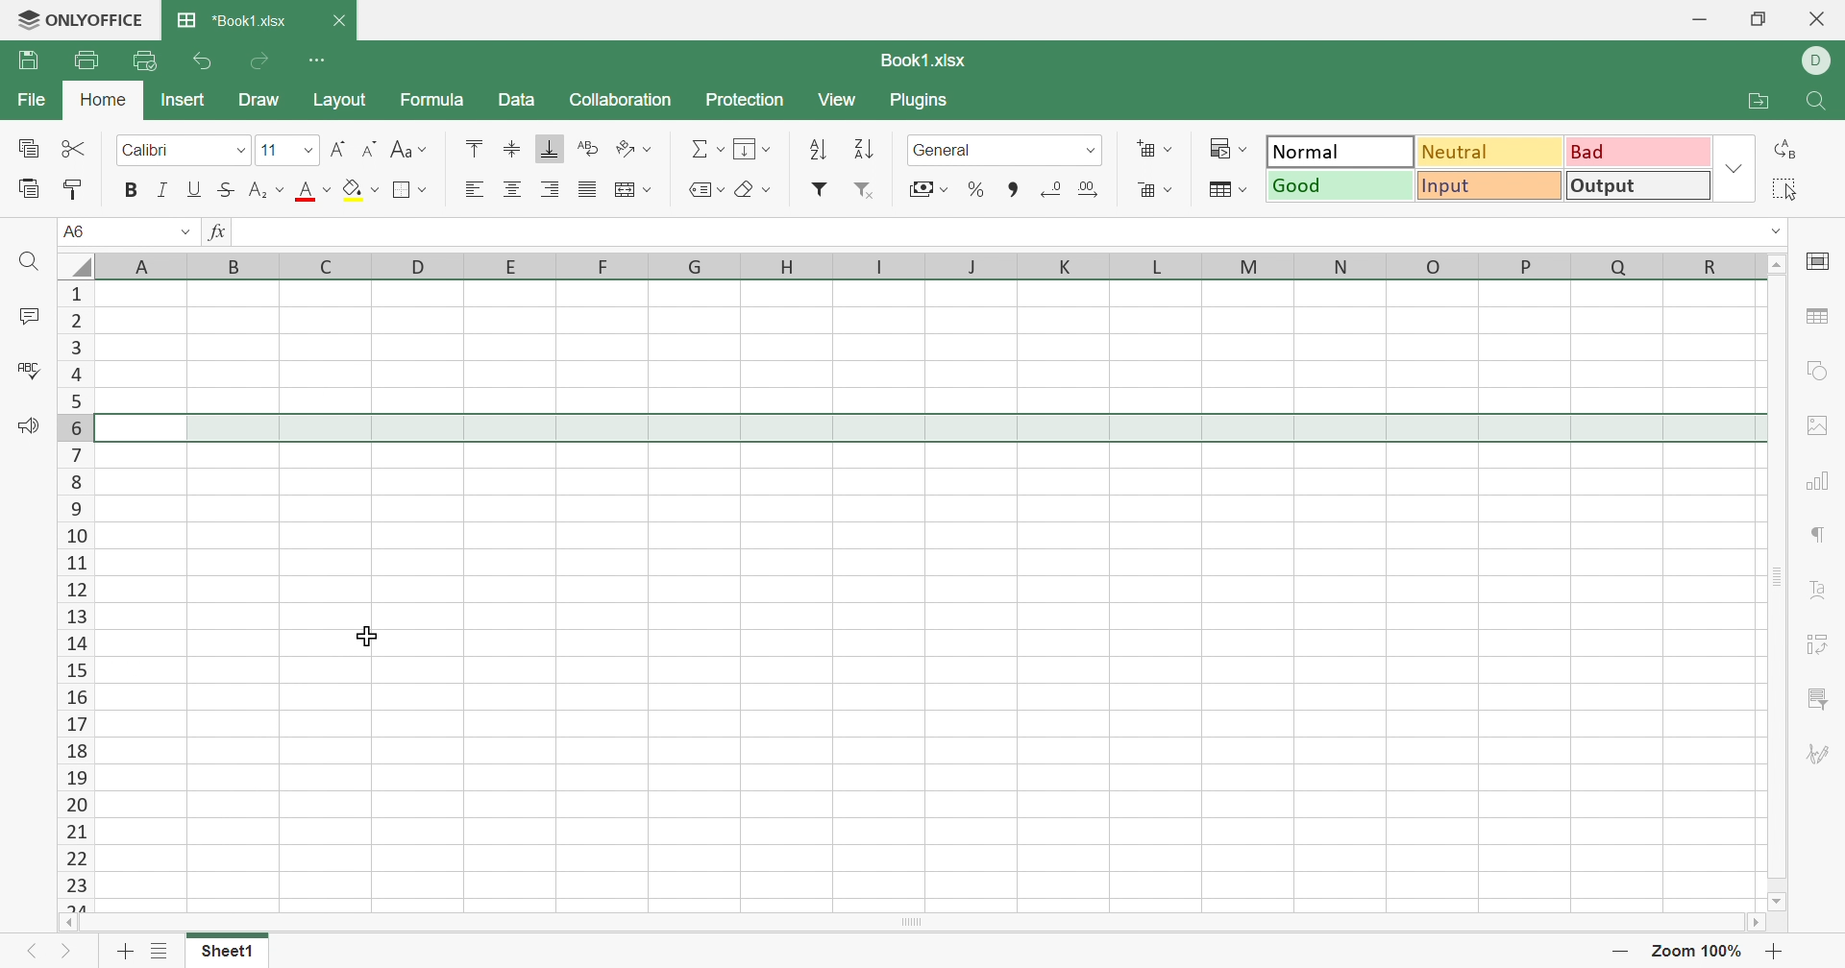 The width and height of the screenshot is (1845, 968). Describe the element at coordinates (1223, 144) in the screenshot. I see `Conditional formatting` at that location.